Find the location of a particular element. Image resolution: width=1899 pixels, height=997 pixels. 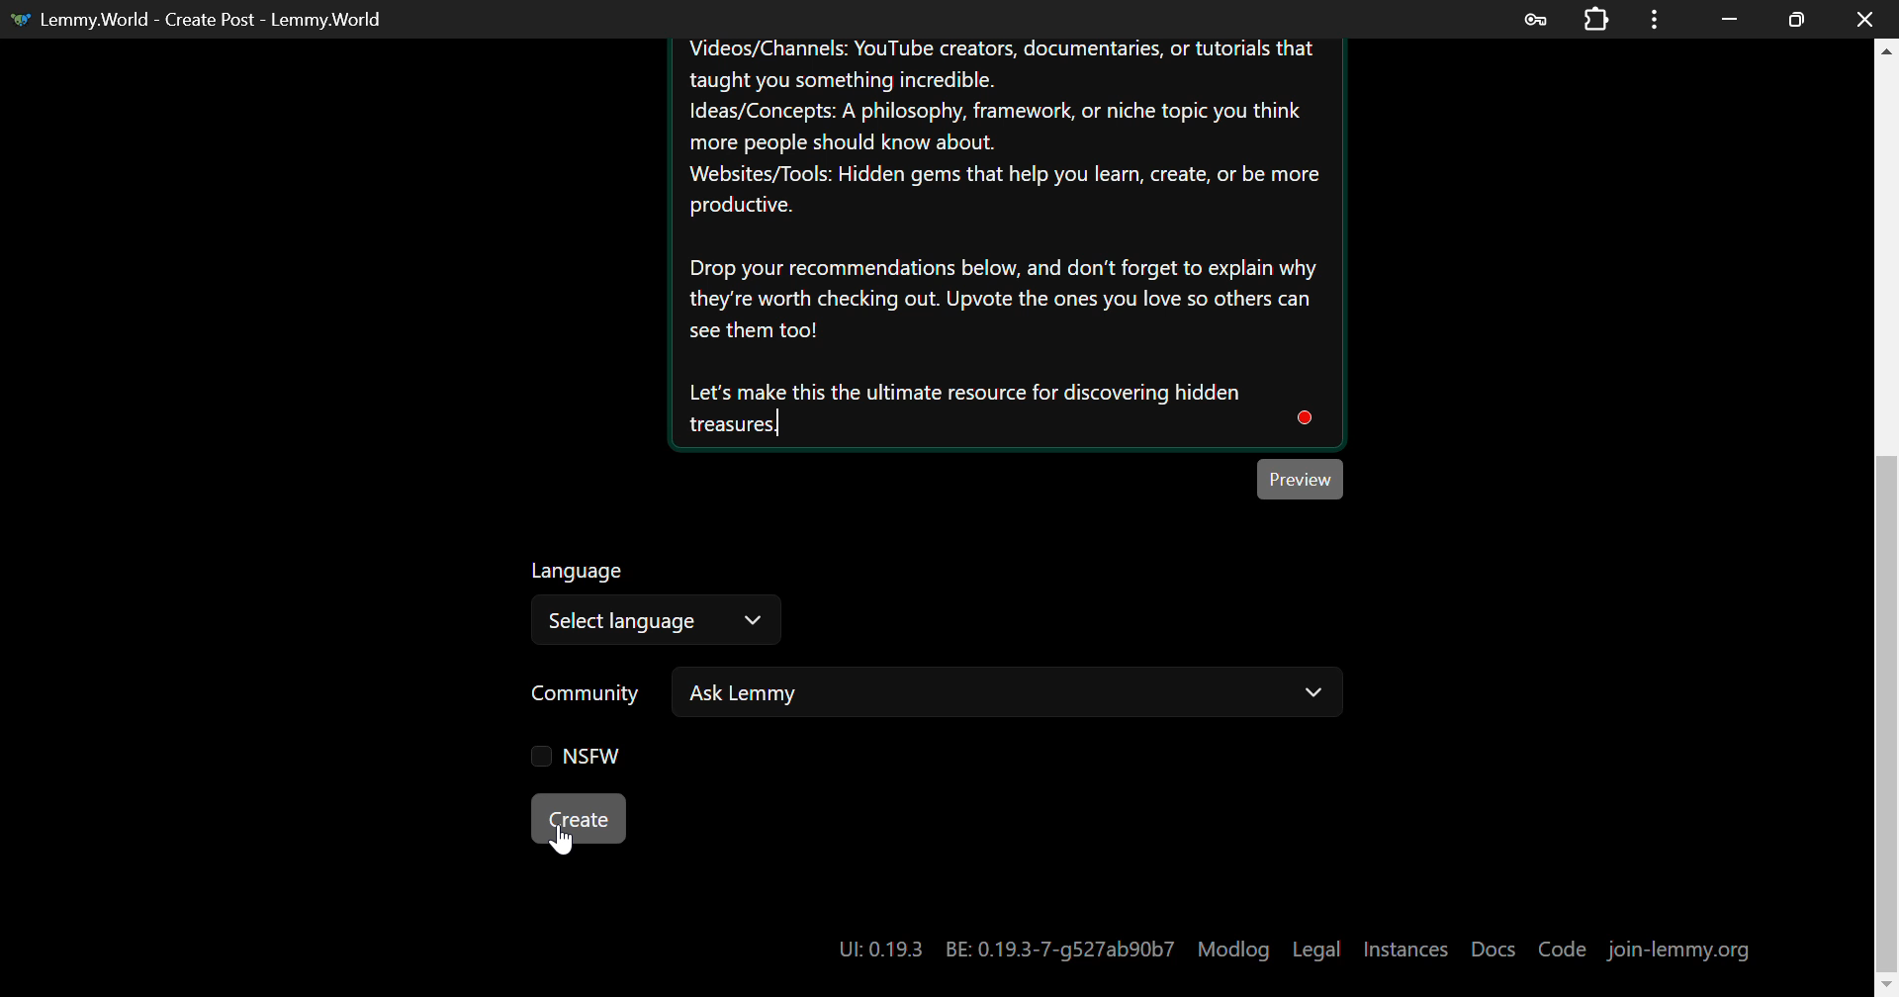

Extensions is located at coordinates (1596, 17).